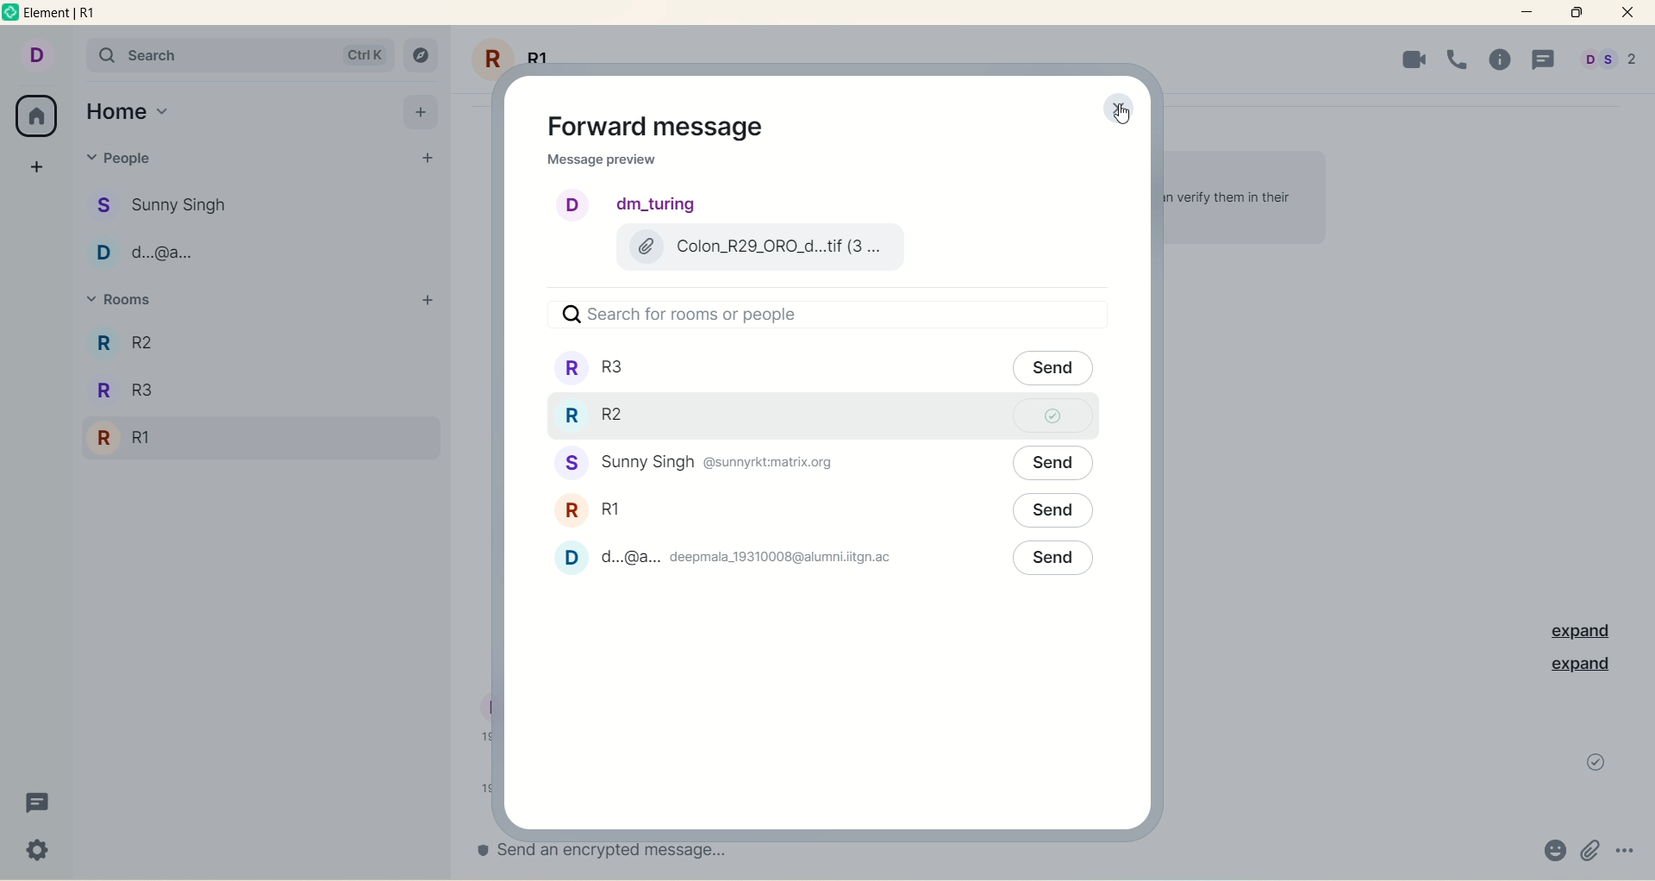 The height and width of the screenshot is (881, 1655). What do you see at coordinates (1590, 851) in the screenshot?
I see `attachment` at bounding box center [1590, 851].